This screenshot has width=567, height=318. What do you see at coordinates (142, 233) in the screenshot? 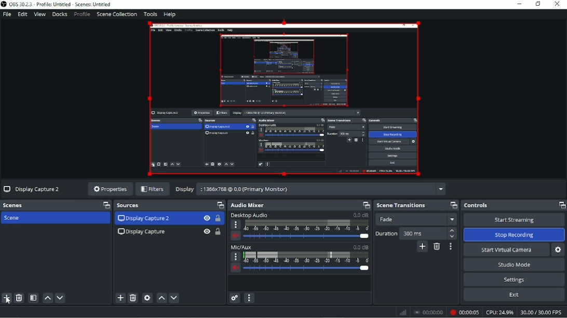
I see `Display Capture ` at bounding box center [142, 233].